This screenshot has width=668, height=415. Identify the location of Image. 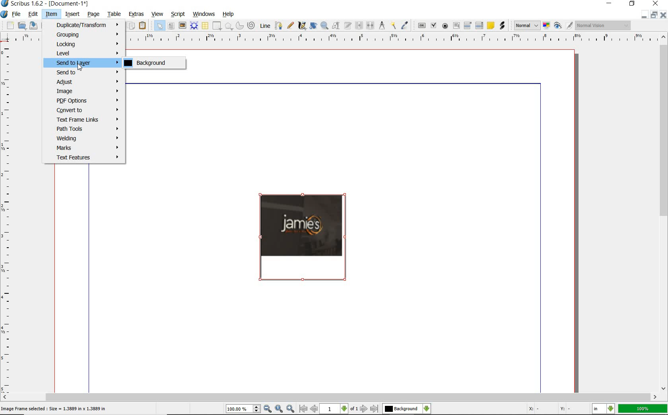
(304, 236).